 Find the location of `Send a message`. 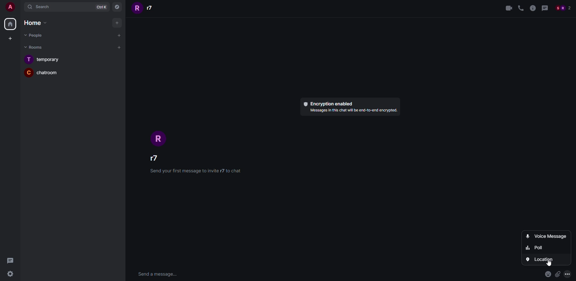

Send a message is located at coordinates (157, 275).